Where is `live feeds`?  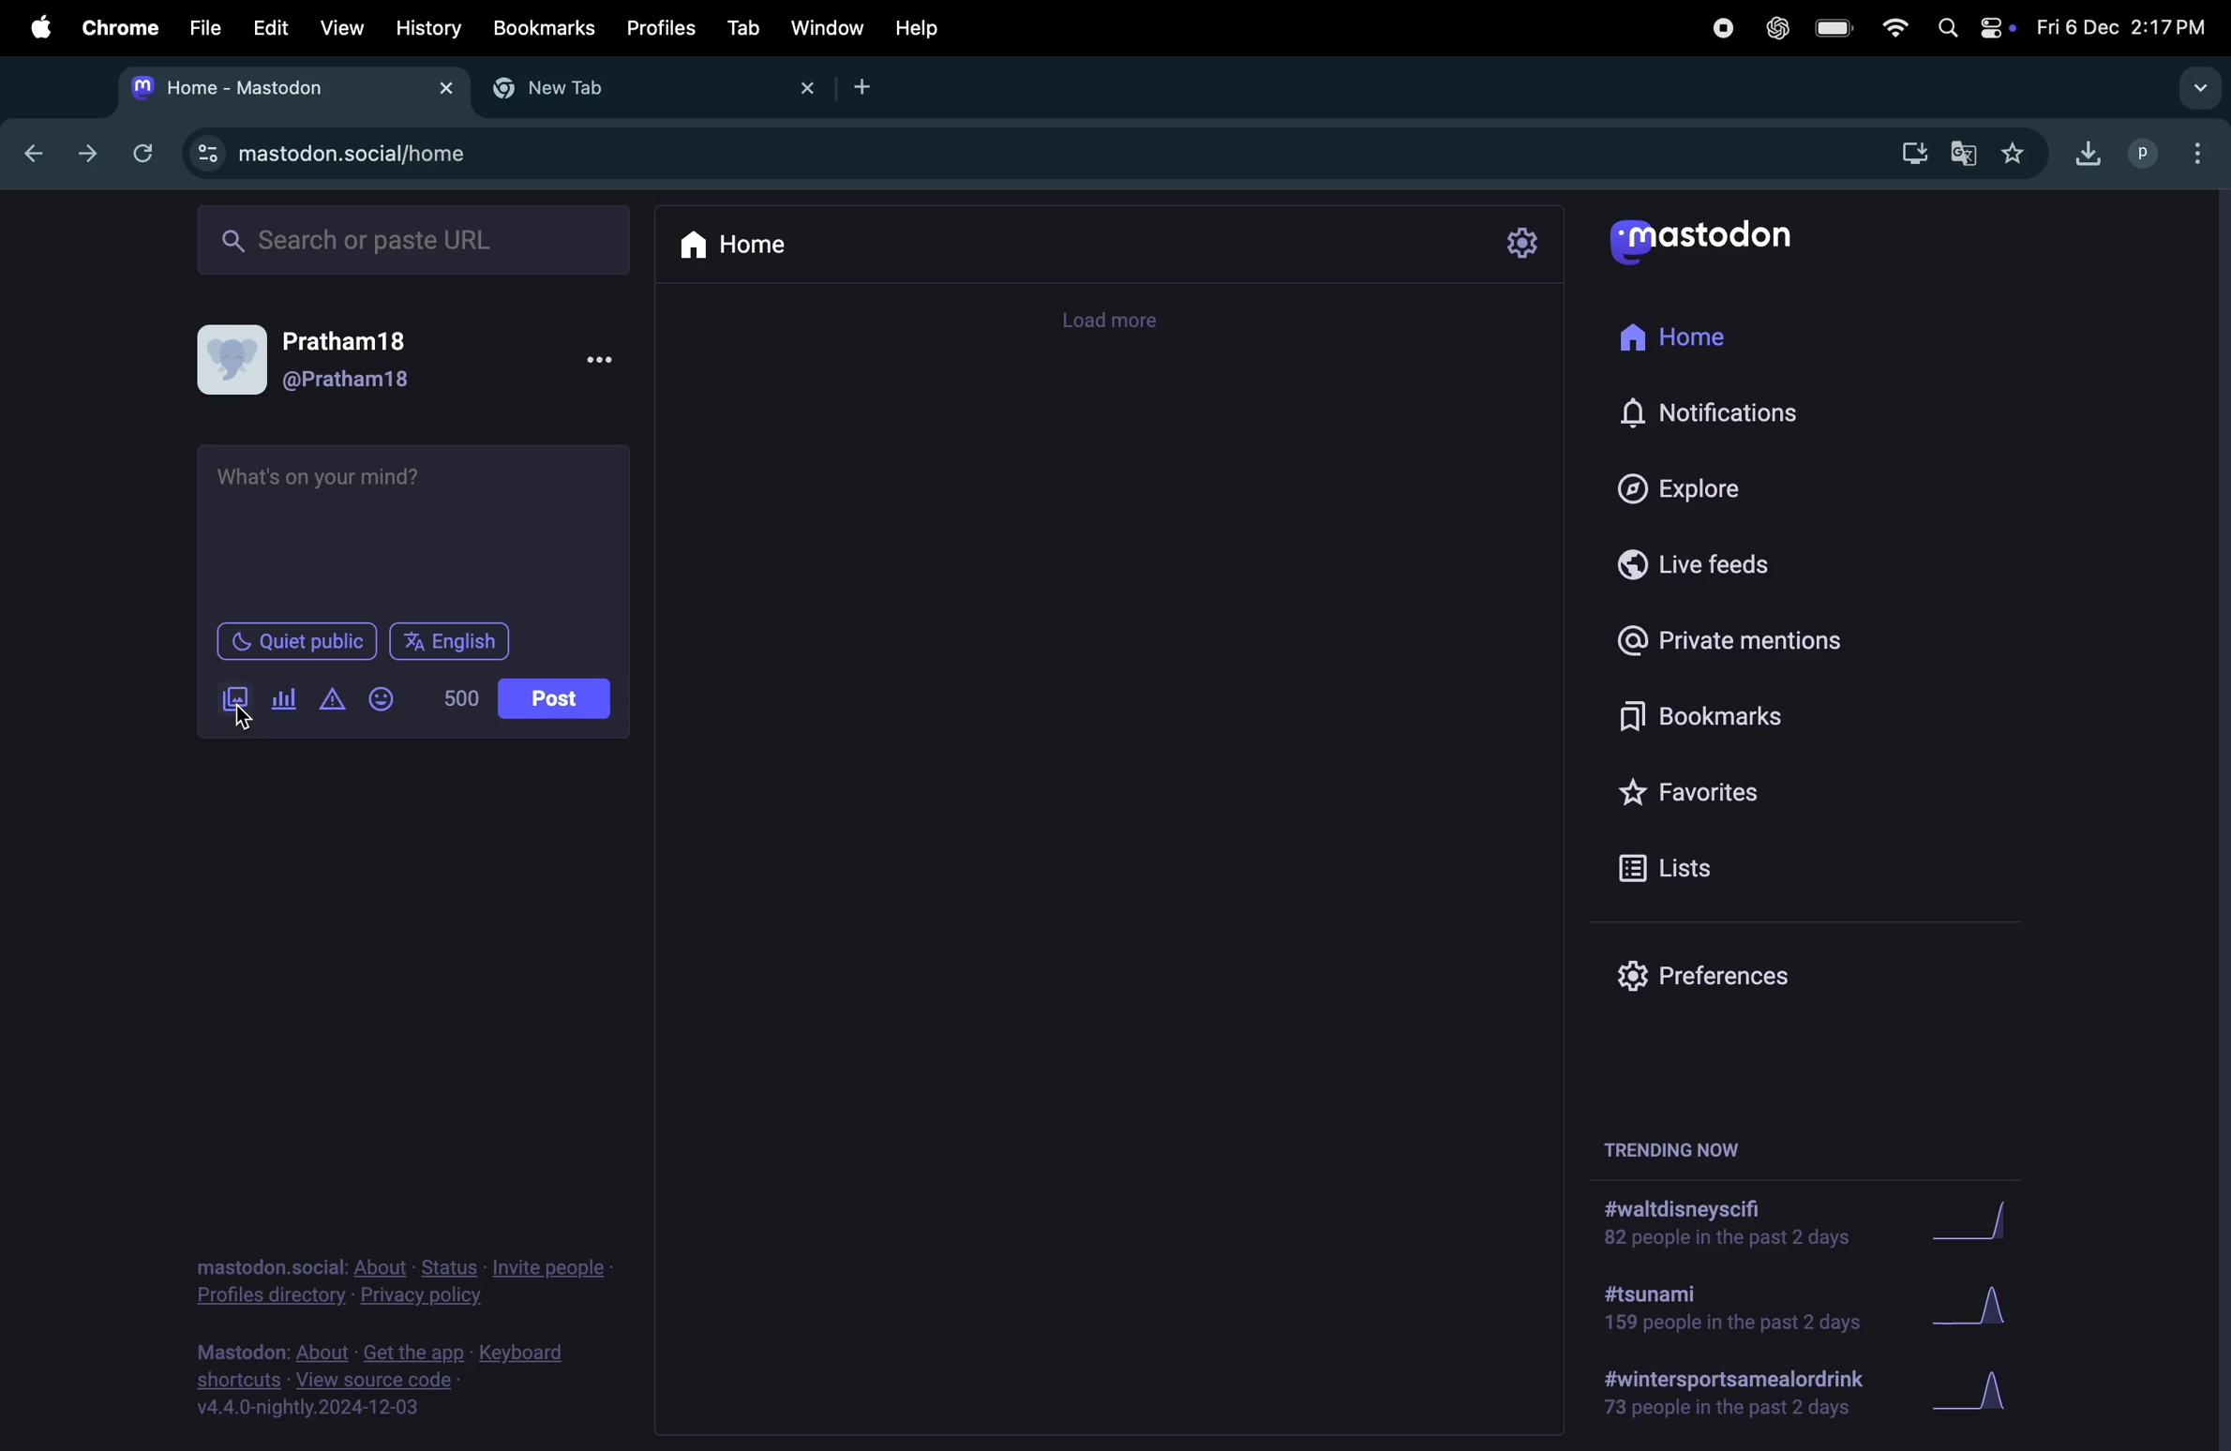 live feeds is located at coordinates (1712, 571).